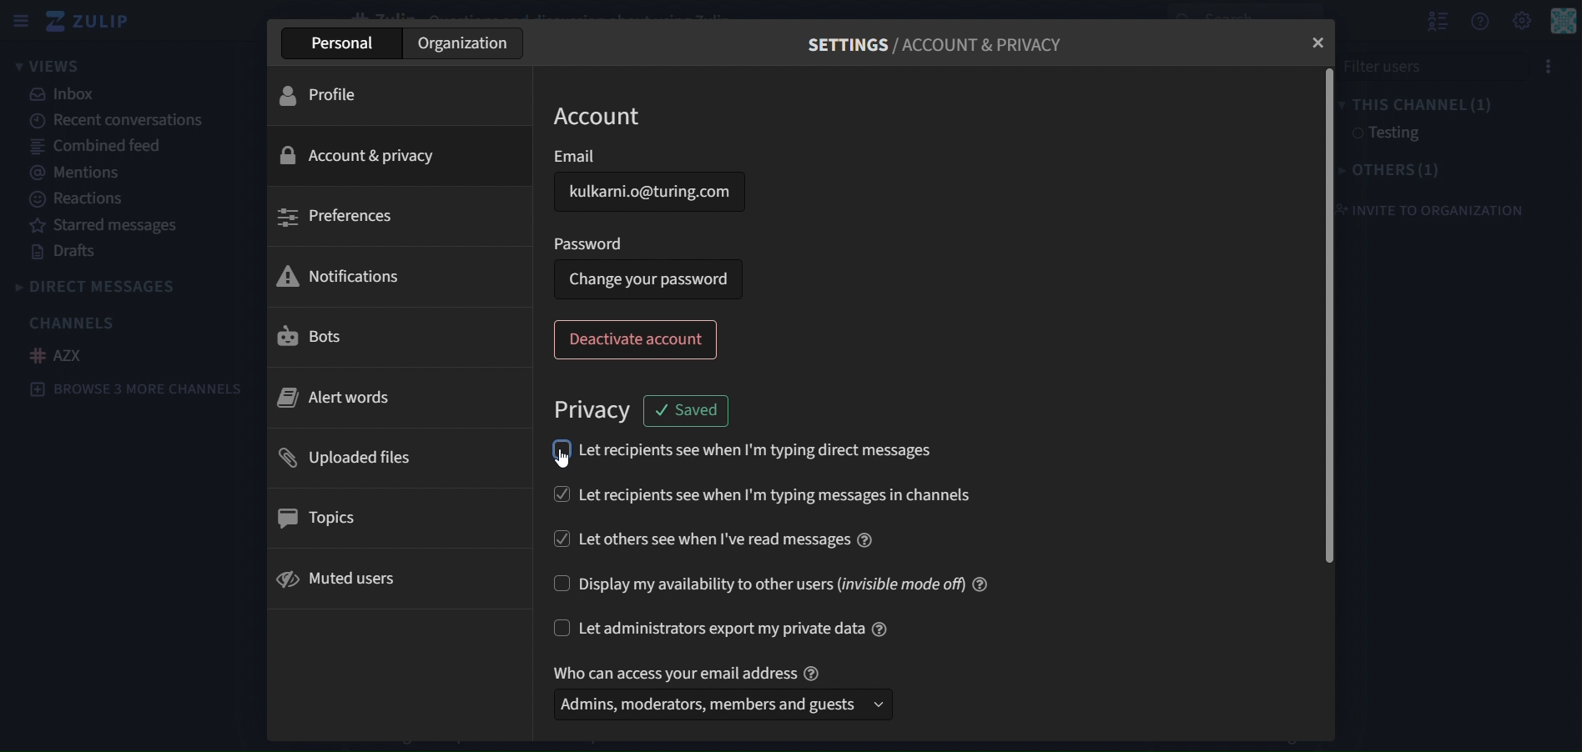  Describe the element at coordinates (763, 493) in the screenshot. I see `let recipients see when I'm typing messages in channels` at that location.